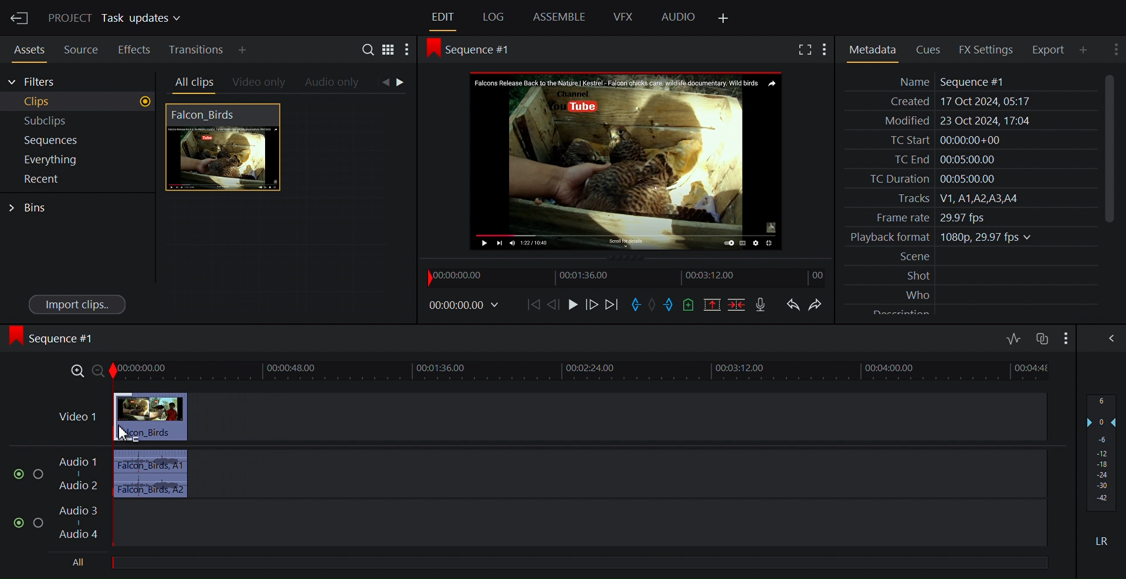  I want to click on Video track, so click(550, 417).